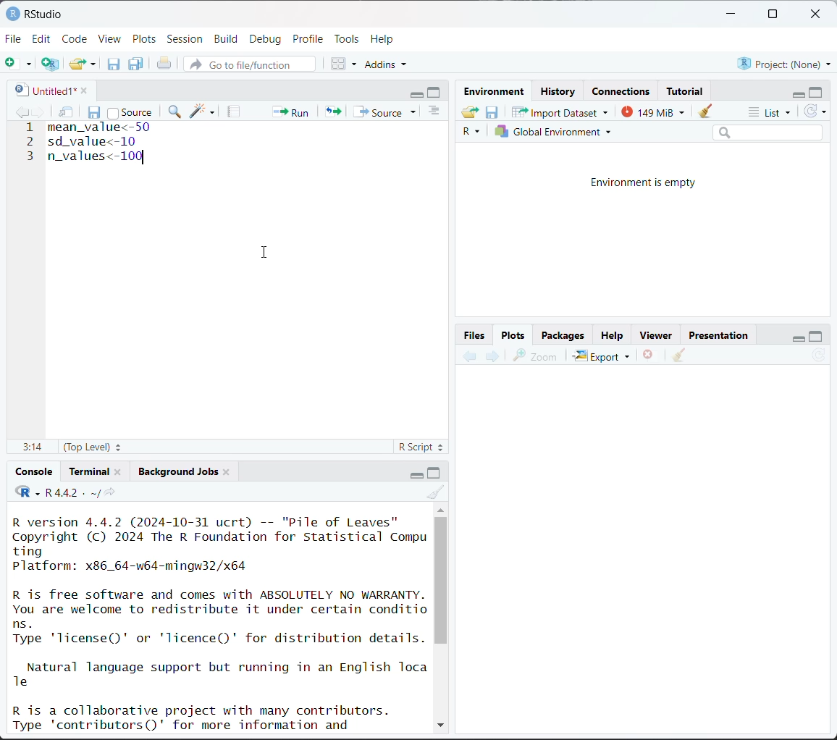 This screenshot has height=740, width=837. I want to click on refresh the list, so click(815, 112).